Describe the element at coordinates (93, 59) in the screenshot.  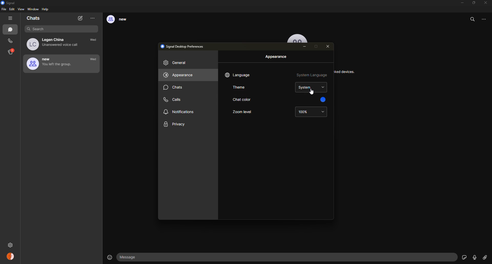
I see `wed` at that location.